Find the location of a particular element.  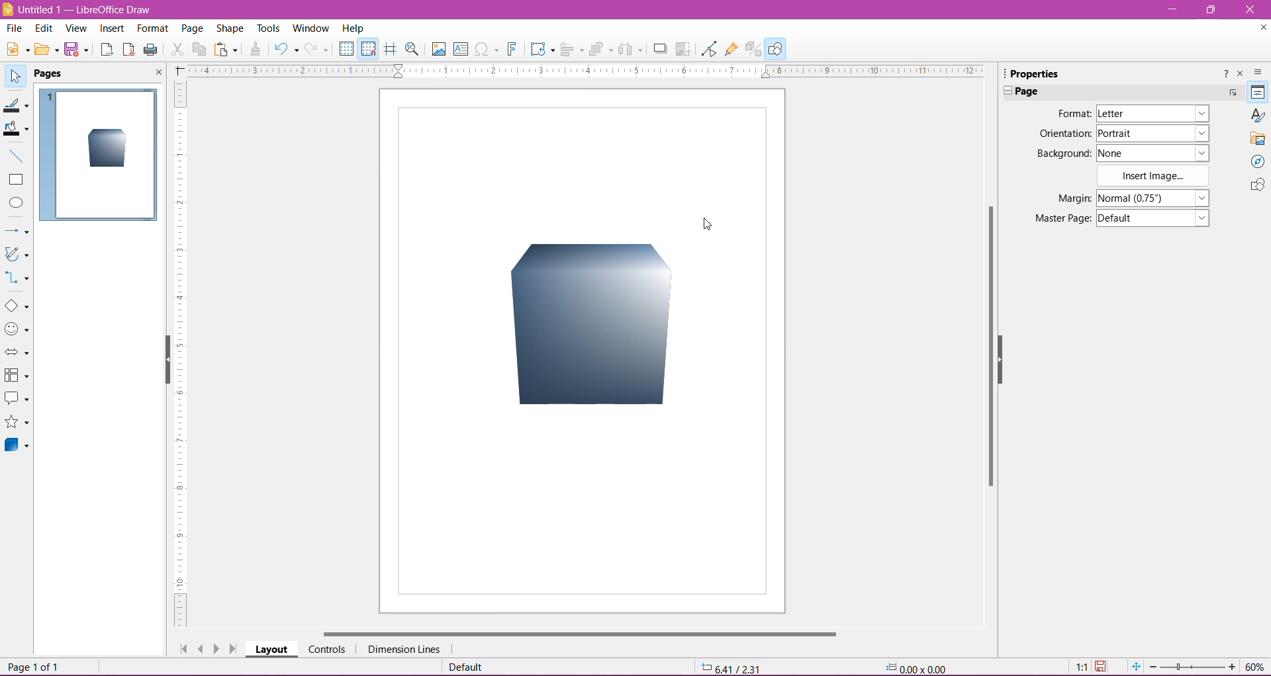

Copy is located at coordinates (199, 50).